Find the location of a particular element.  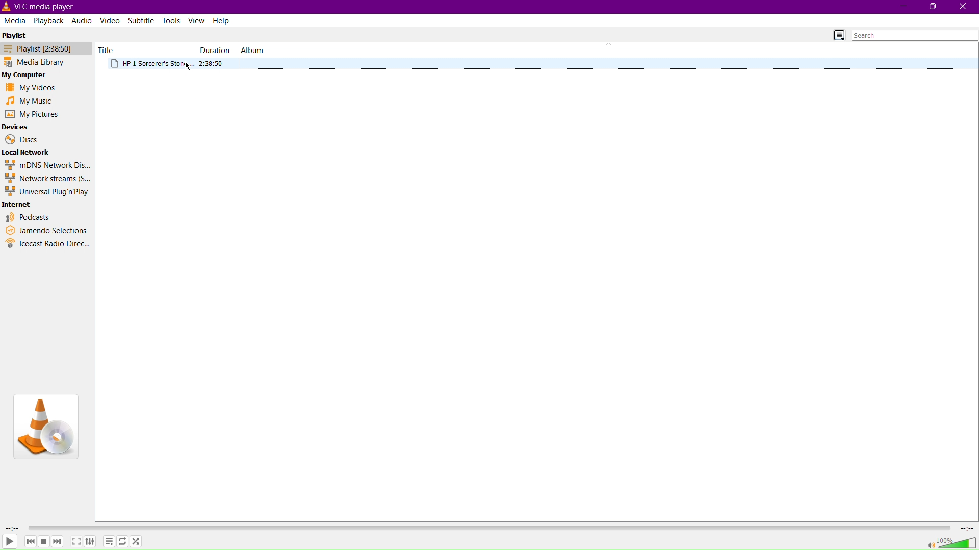

Media Library is located at coordinates (47, 61).